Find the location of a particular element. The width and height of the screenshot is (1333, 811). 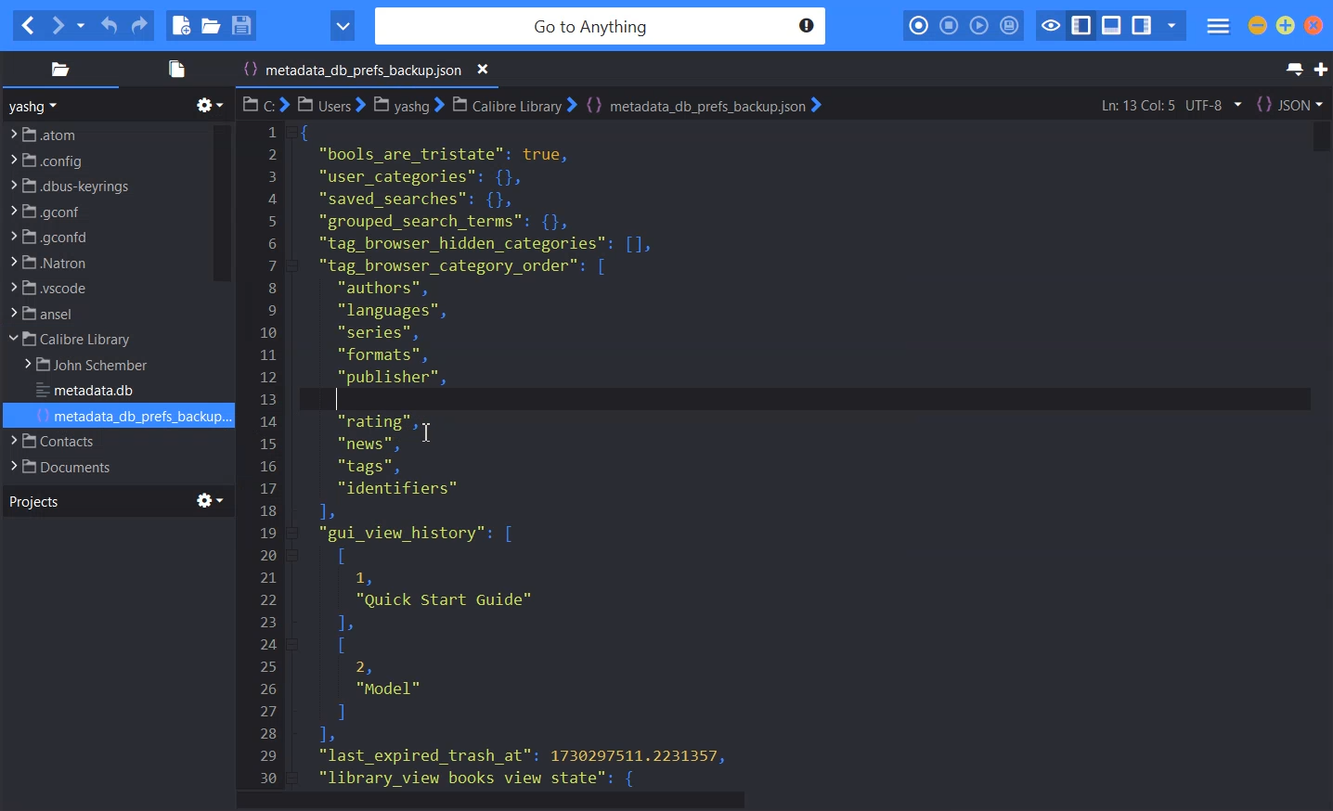

New file using default Language is located at coordinates (181, 26).